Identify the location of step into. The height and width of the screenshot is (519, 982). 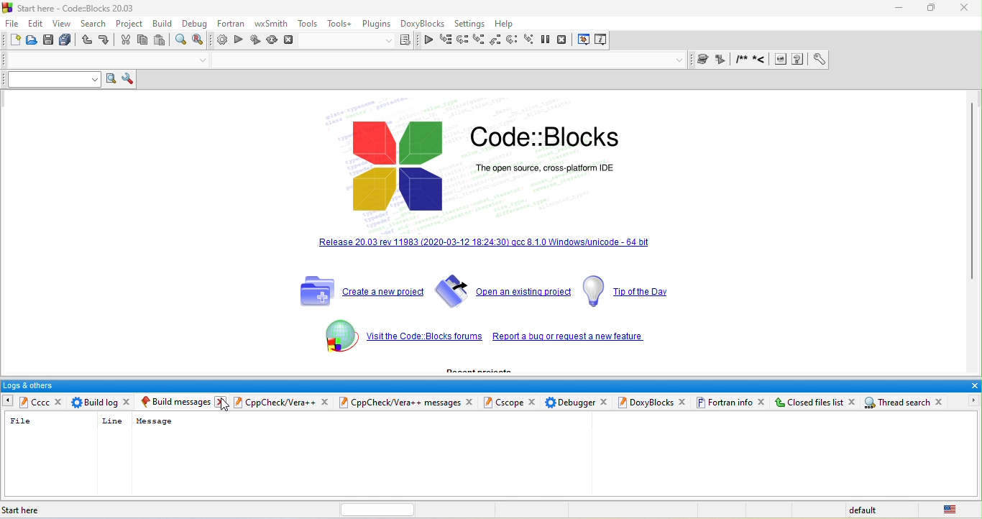
(478, 39).